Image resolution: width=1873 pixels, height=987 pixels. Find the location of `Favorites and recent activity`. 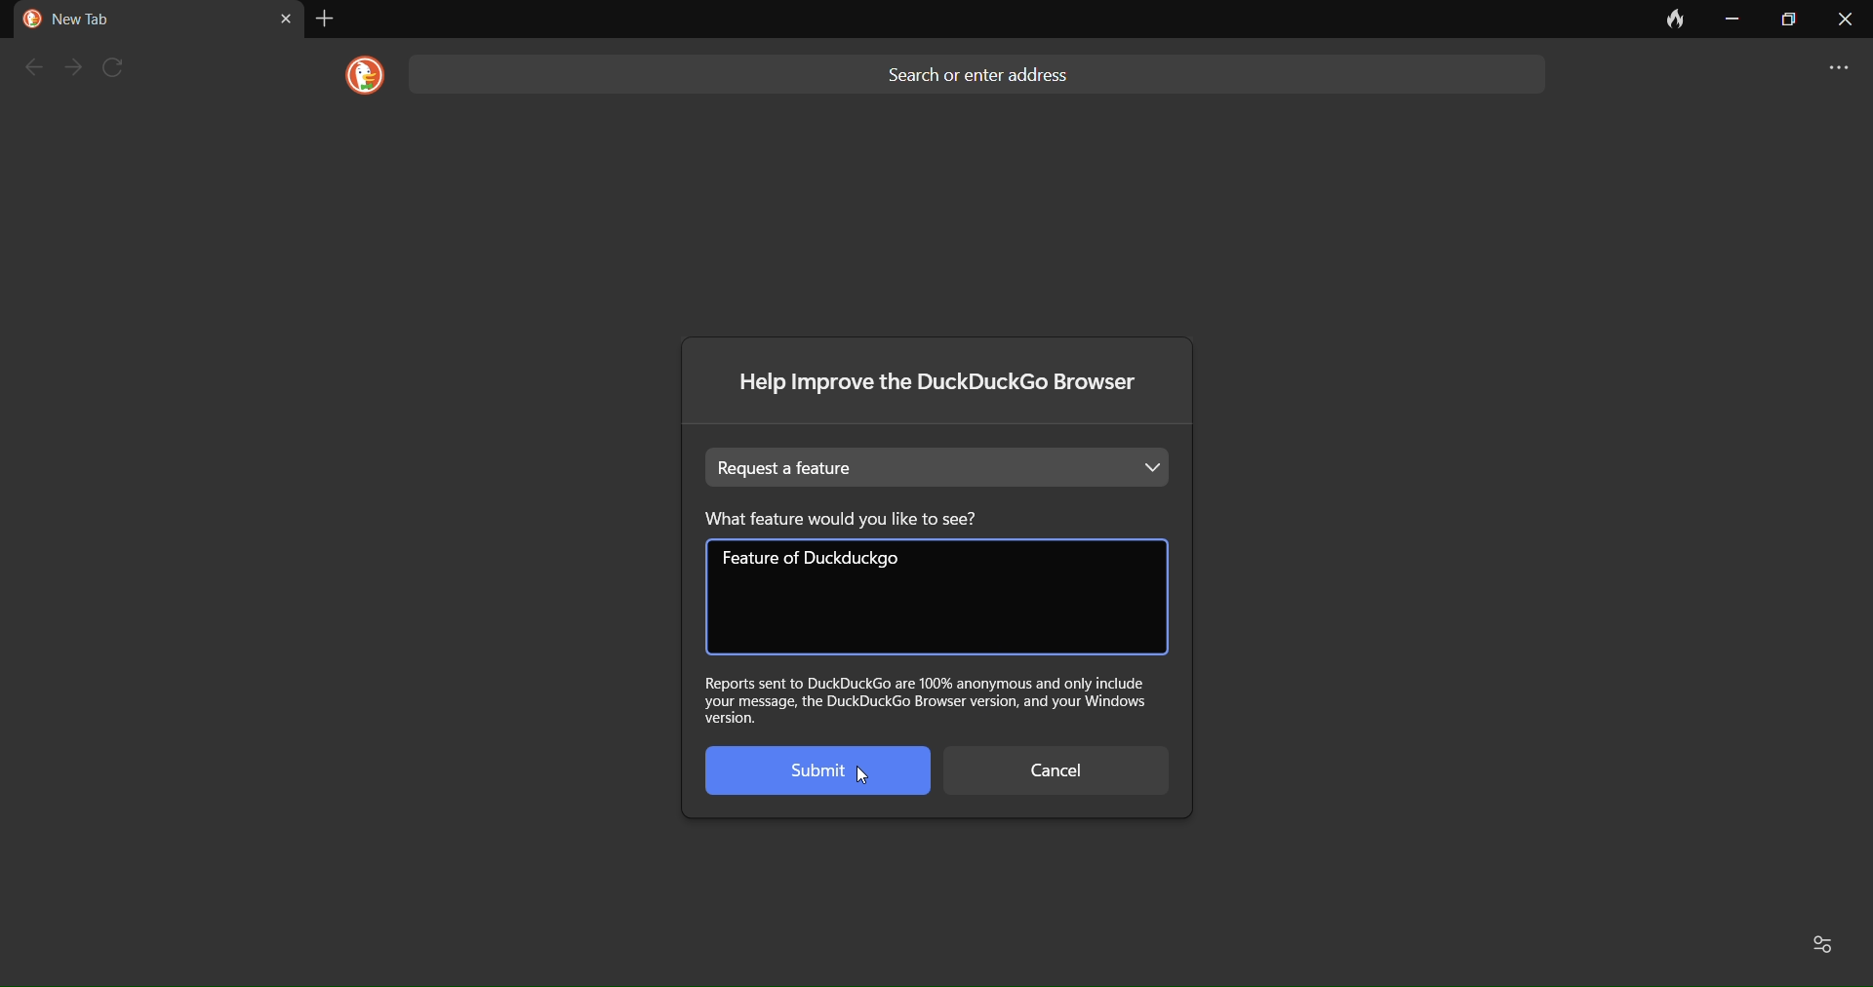

Favorites and recent activity is located at coordinates (1826, 942).